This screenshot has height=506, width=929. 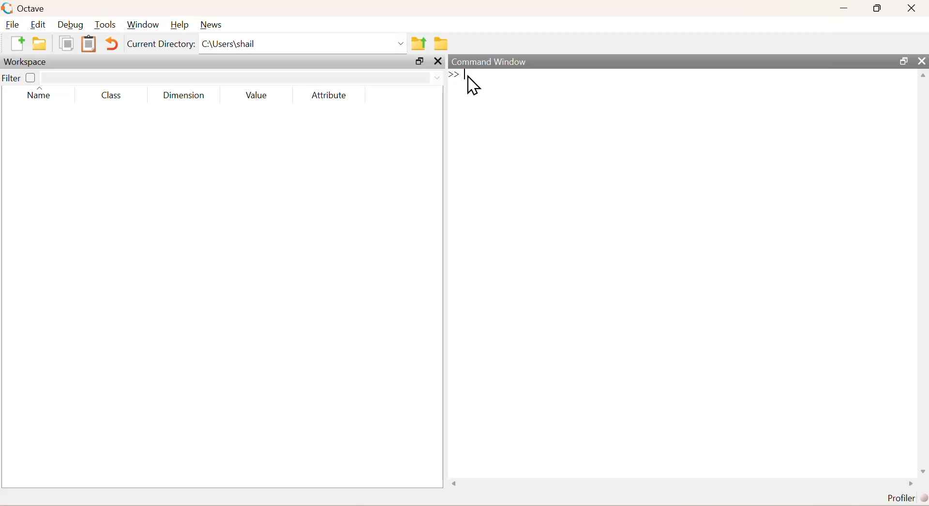 I want to click on Left, so click(x=453, y=482).